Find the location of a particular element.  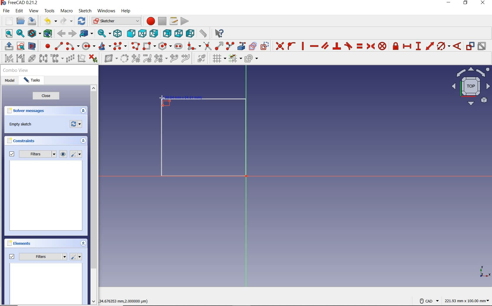

bottom is located at coordinates (178, 33).